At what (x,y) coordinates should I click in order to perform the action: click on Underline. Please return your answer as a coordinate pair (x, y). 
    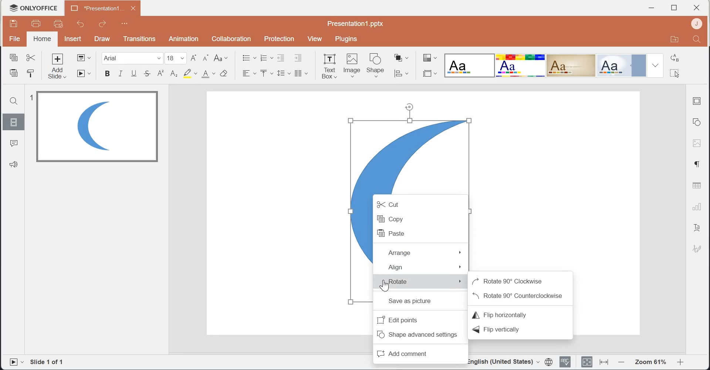
    Looking at the image, I should click on (135, 73).